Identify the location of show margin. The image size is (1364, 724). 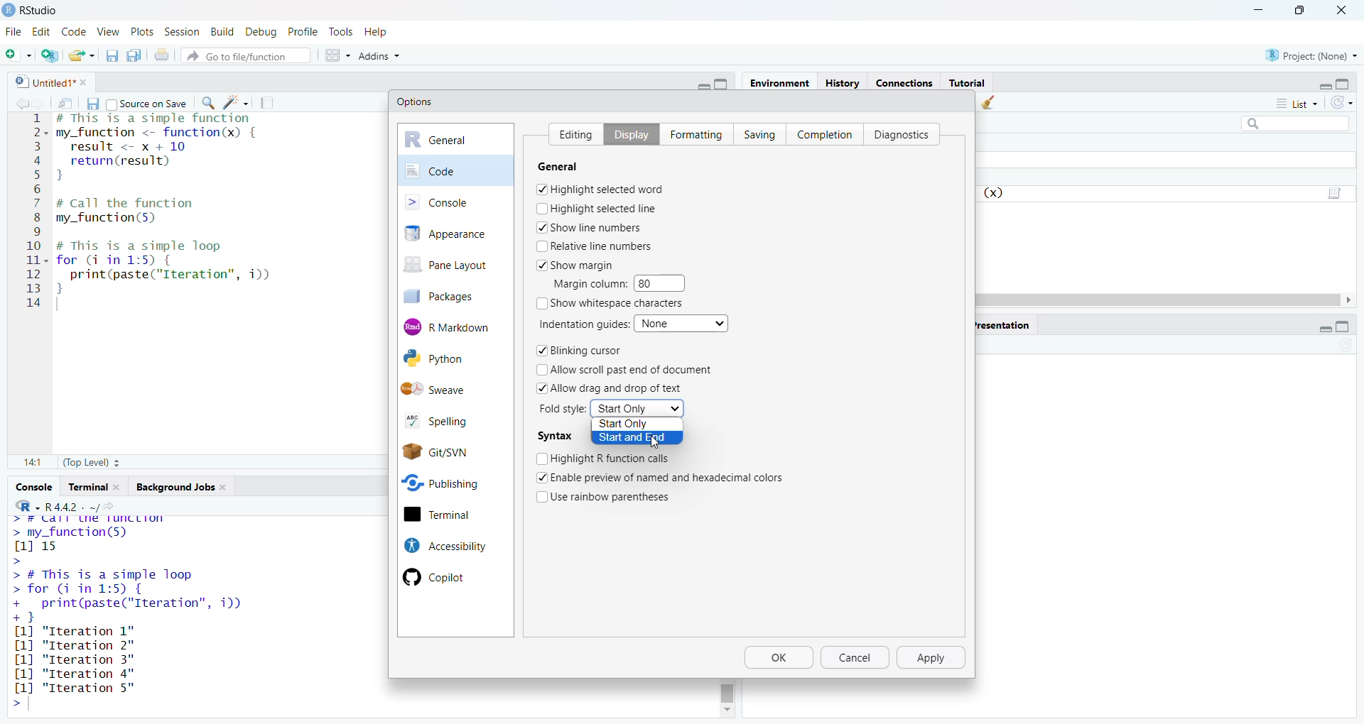
(581, 264).